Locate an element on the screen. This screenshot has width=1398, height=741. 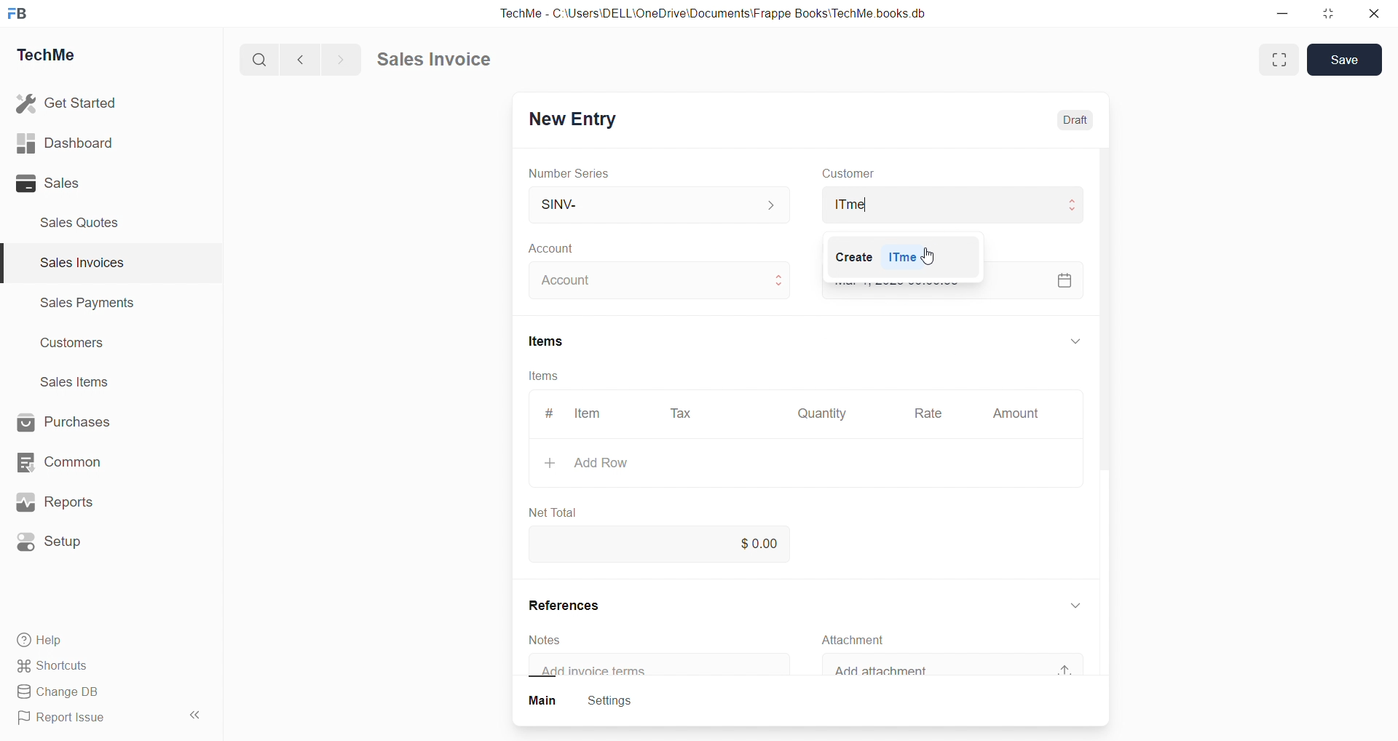
Notes is located at coordinates (553, 639).